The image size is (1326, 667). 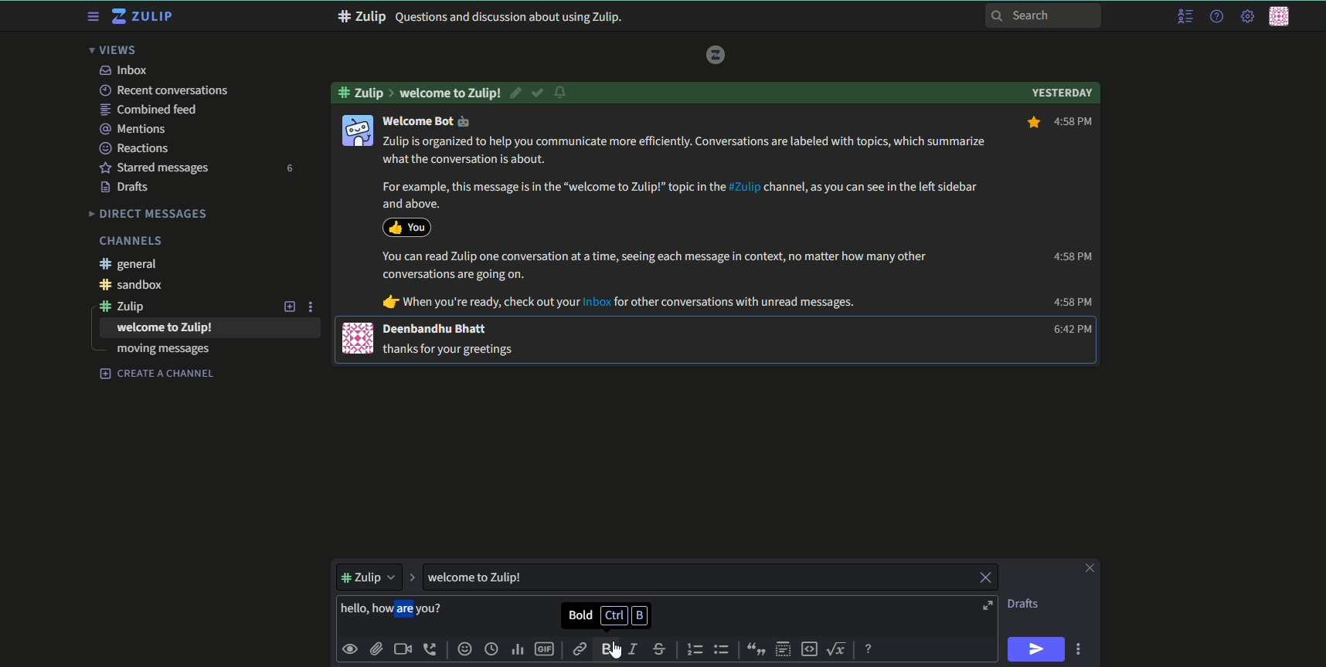 I want to click on Direct messages, so click(x=149, y=213).